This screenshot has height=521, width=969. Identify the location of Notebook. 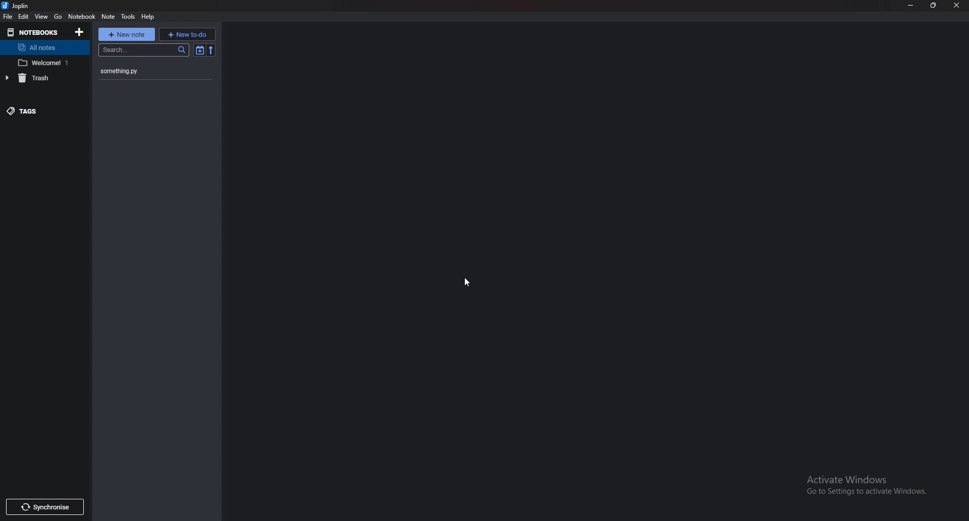
(83, 16).